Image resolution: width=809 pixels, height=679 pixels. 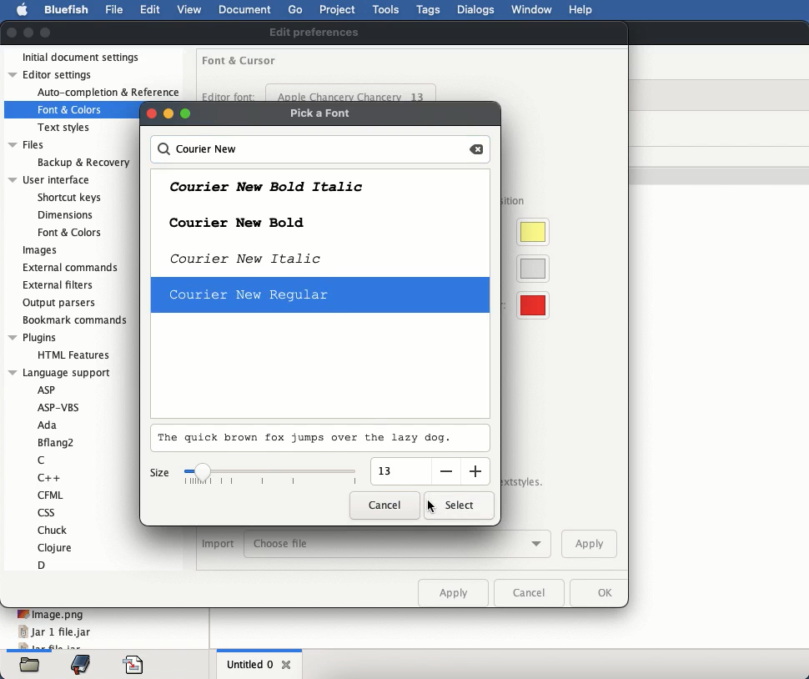 I want to click on font and cursor, so click(x=239, y=59).